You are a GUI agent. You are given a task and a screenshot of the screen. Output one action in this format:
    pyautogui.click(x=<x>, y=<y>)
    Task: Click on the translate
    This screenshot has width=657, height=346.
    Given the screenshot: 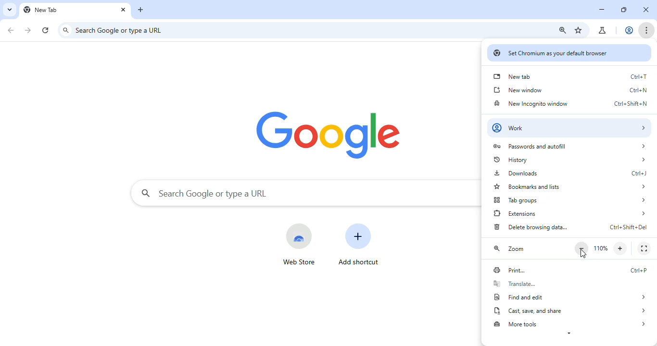 What is the action you would take?
    pyautogui.click(x=569, y=284)
    